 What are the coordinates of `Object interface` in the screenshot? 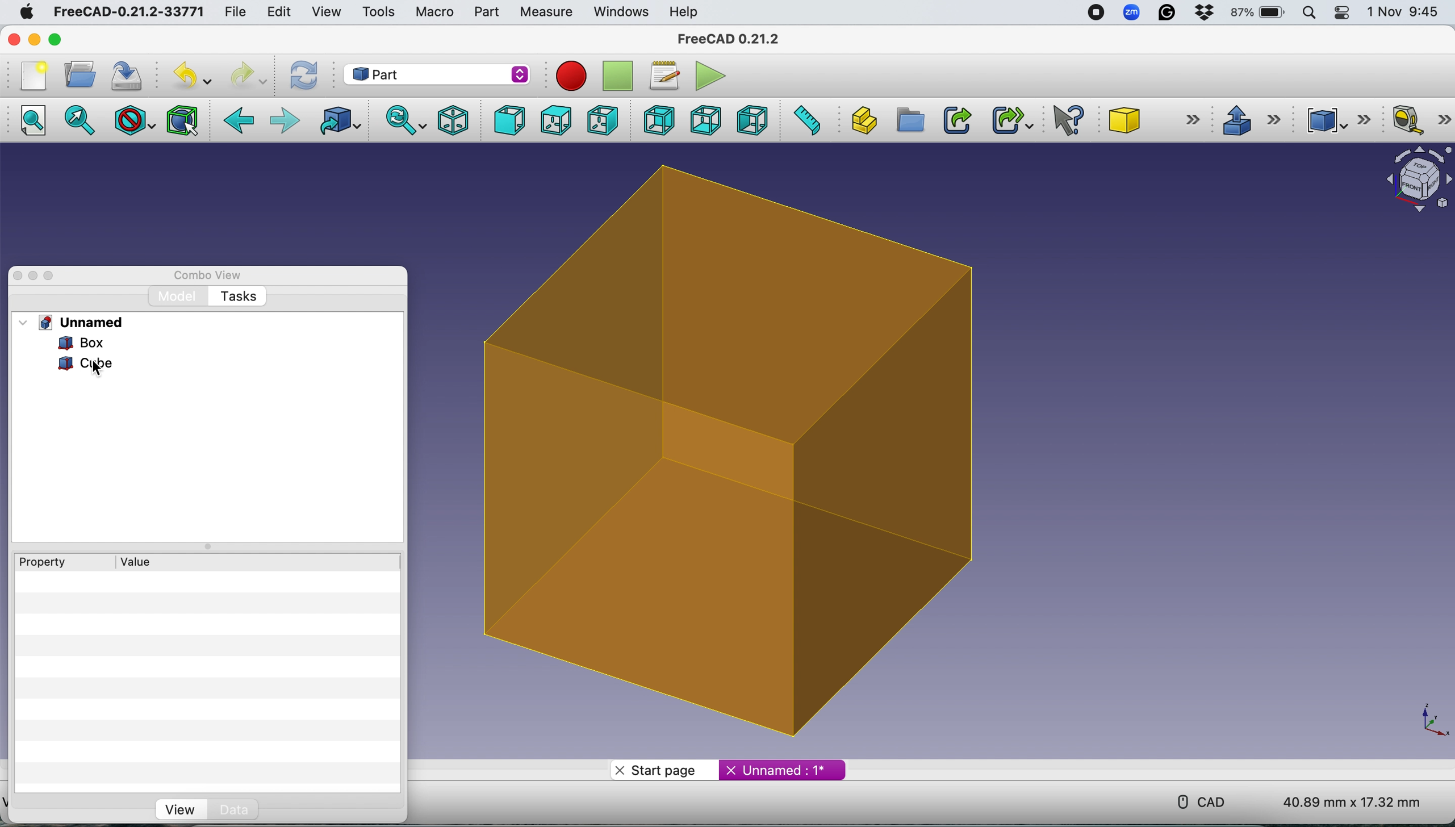 It's located at (1413, 181).